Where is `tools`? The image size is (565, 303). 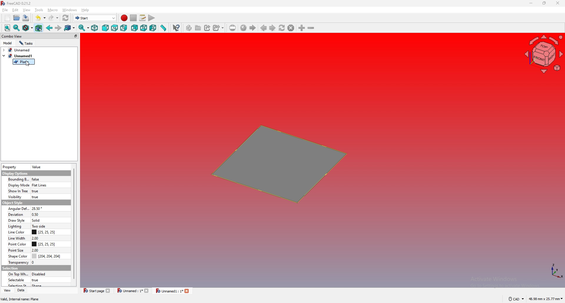
tools is located at coordinates (39, 10).